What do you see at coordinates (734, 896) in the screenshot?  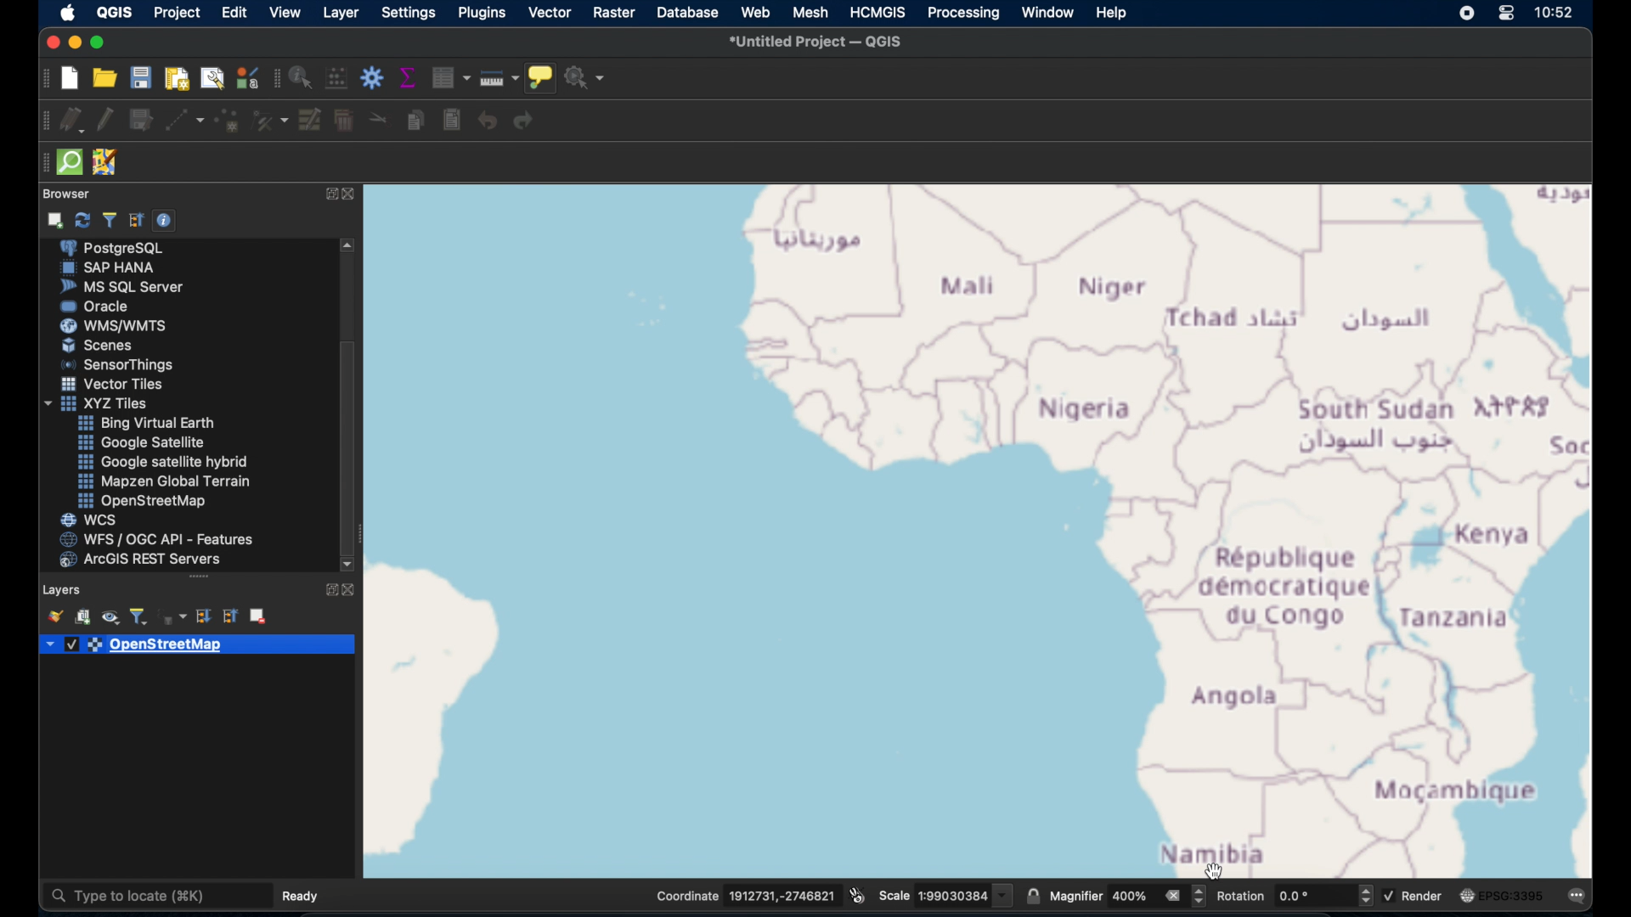 I see `Coordinate 1912731,-2746821` at bounding box center [734, 896].